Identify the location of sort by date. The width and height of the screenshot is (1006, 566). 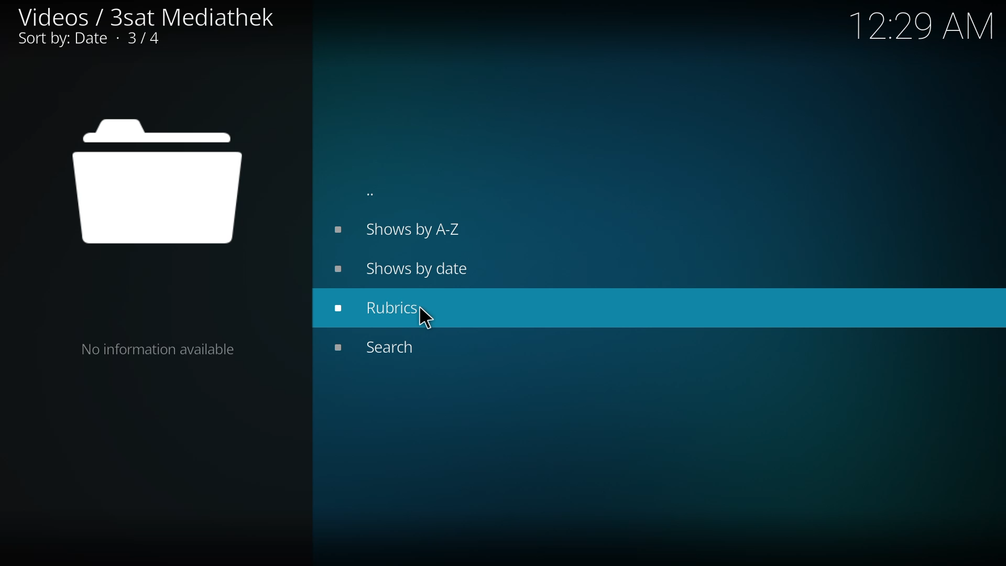
(93, 40).